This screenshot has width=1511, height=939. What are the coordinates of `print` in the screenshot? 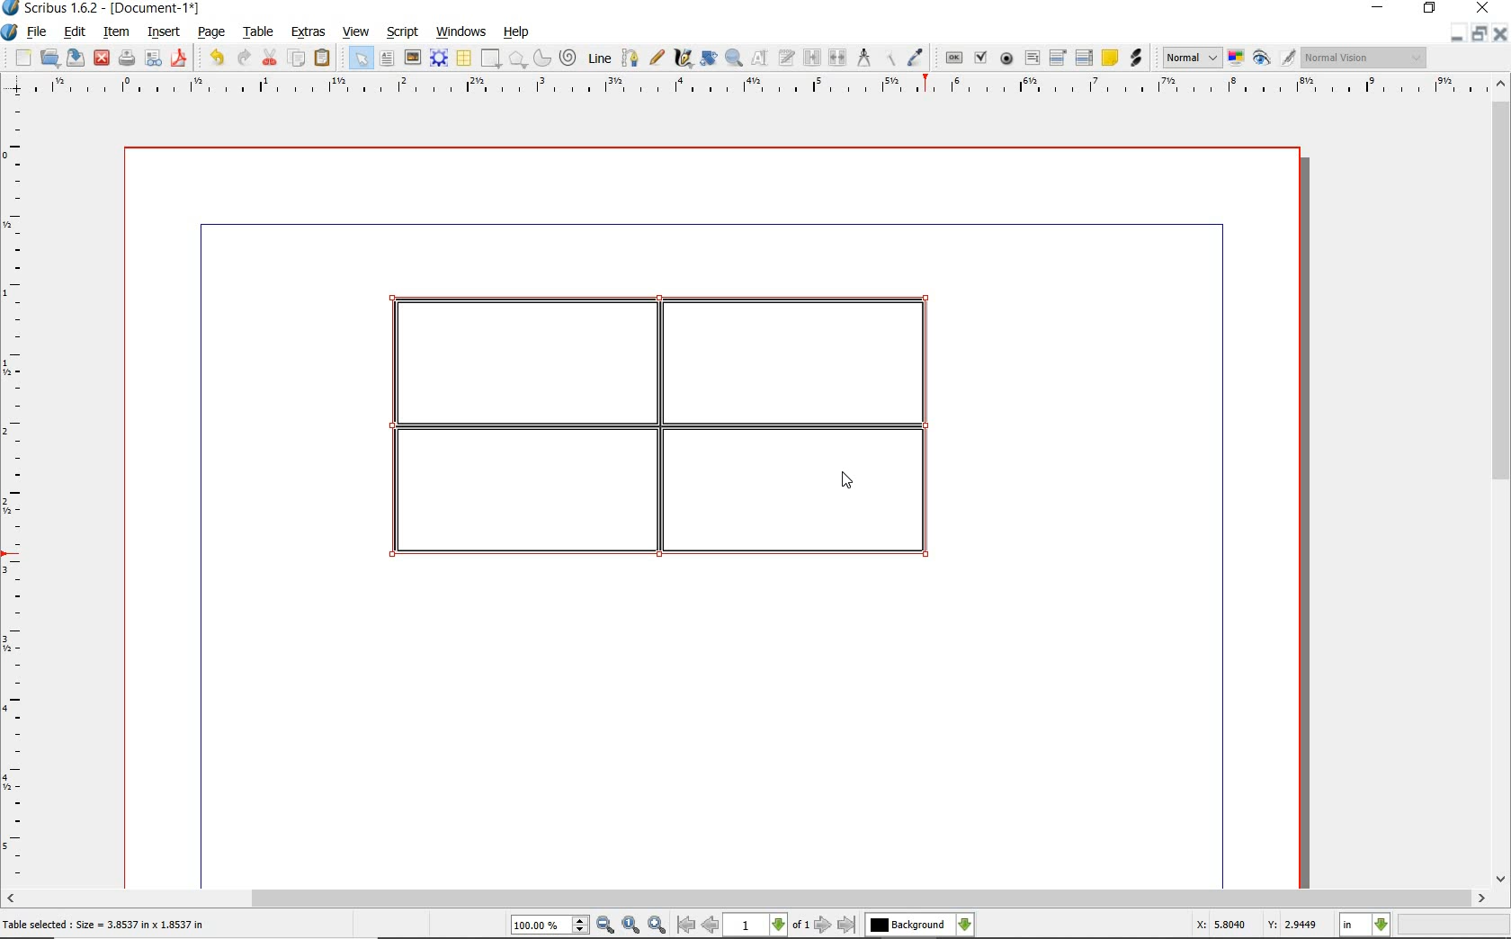 It's located at (125, 58).